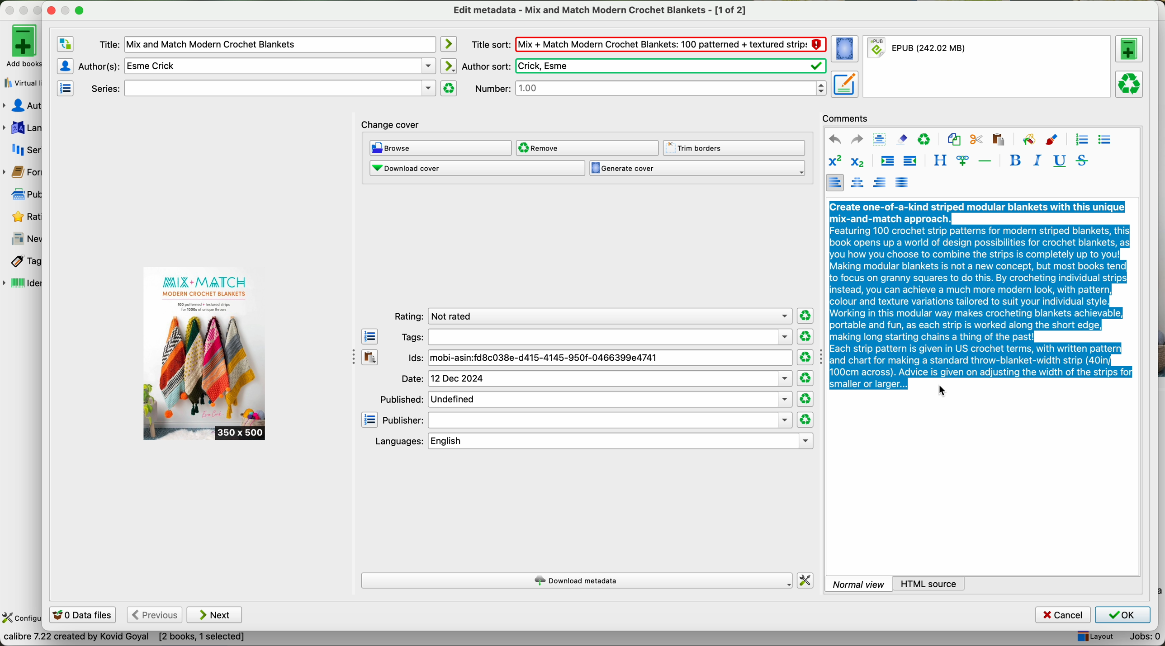 This screenshot has height=646, width=1165. Describe the element at coordinates (257, 66) in the screenshot. I see `author(s)` at that location.